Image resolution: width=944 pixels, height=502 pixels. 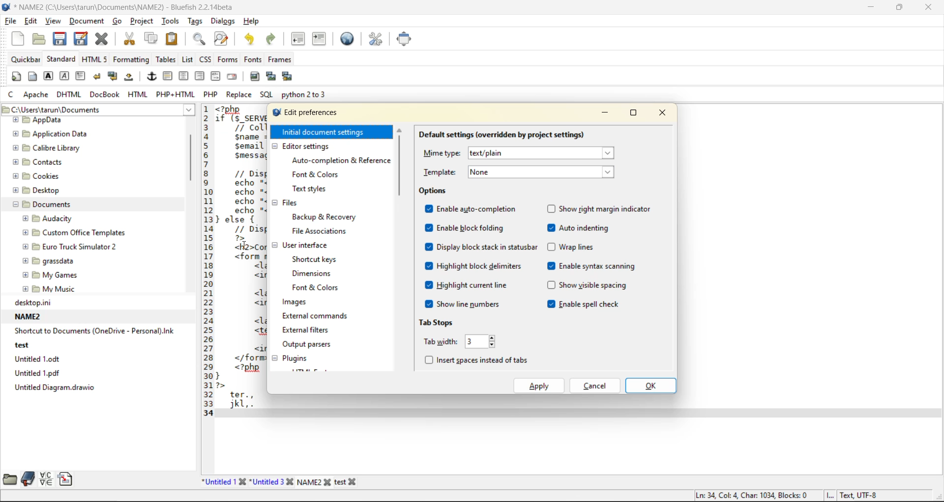 I want to click on highlight block delimiters, so click(x=477, y=267).